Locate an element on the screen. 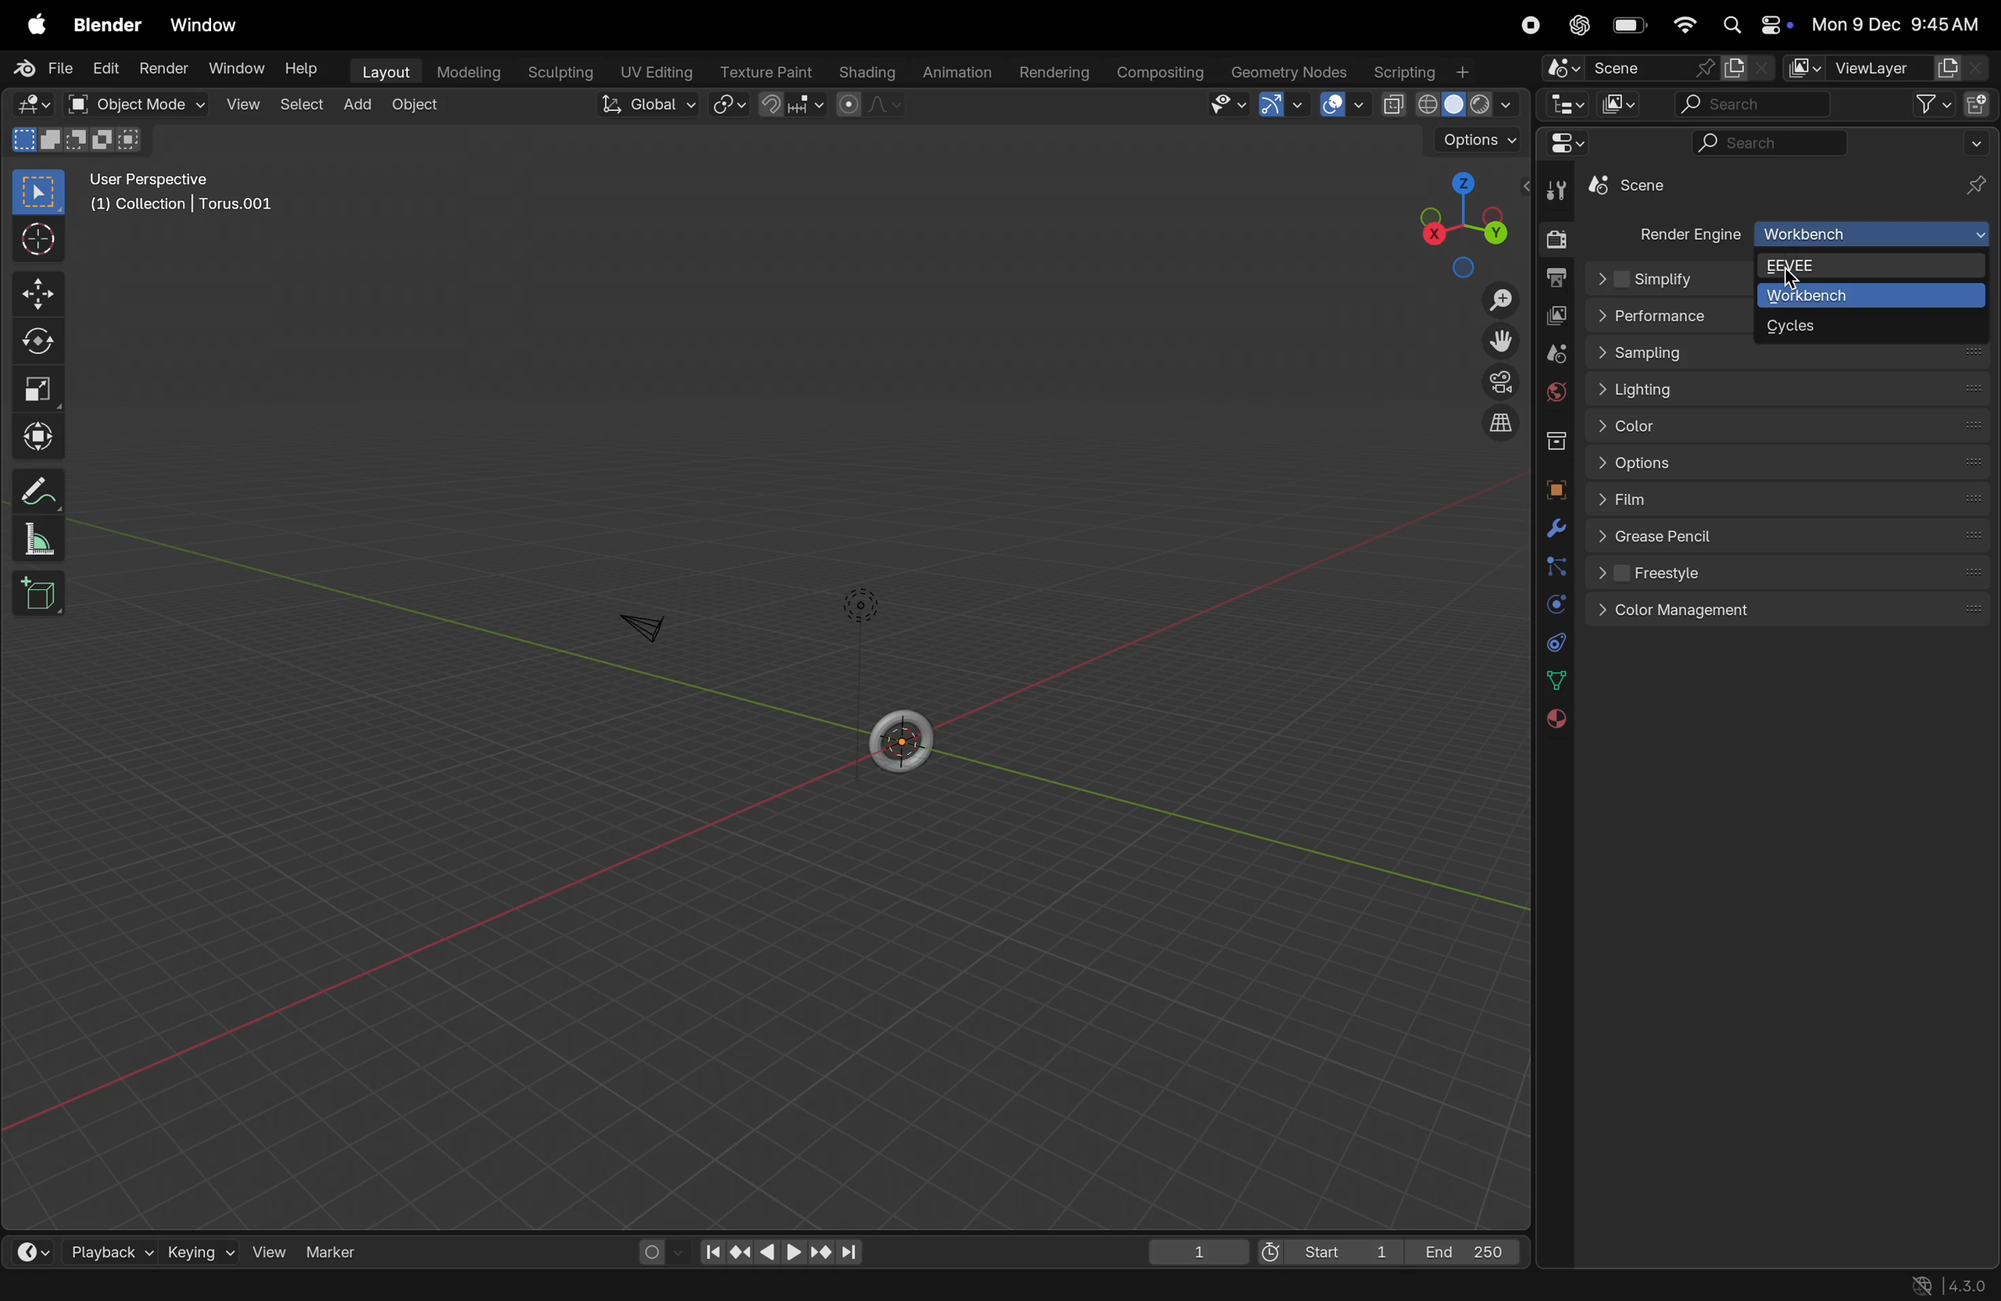 This screenshot has height=1301, width=2001. view point is located at coordinates (1459, 216).